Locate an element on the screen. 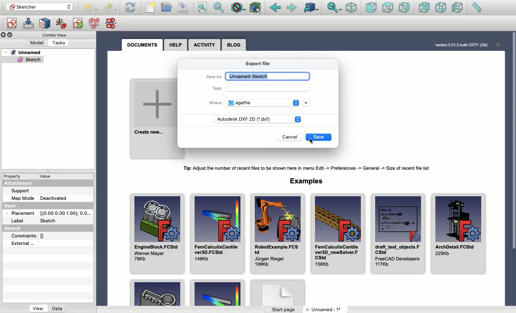  View is located at coordinates (38, 308).